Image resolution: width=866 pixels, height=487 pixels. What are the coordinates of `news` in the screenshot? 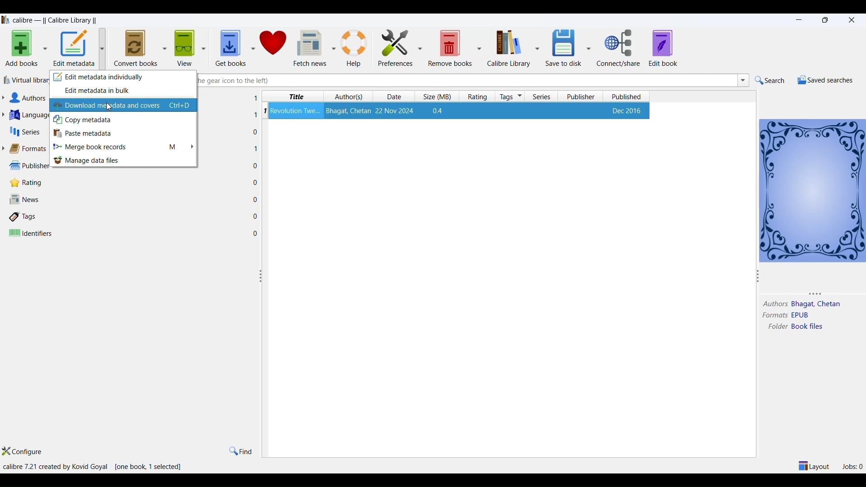 It's located at (26, 200).